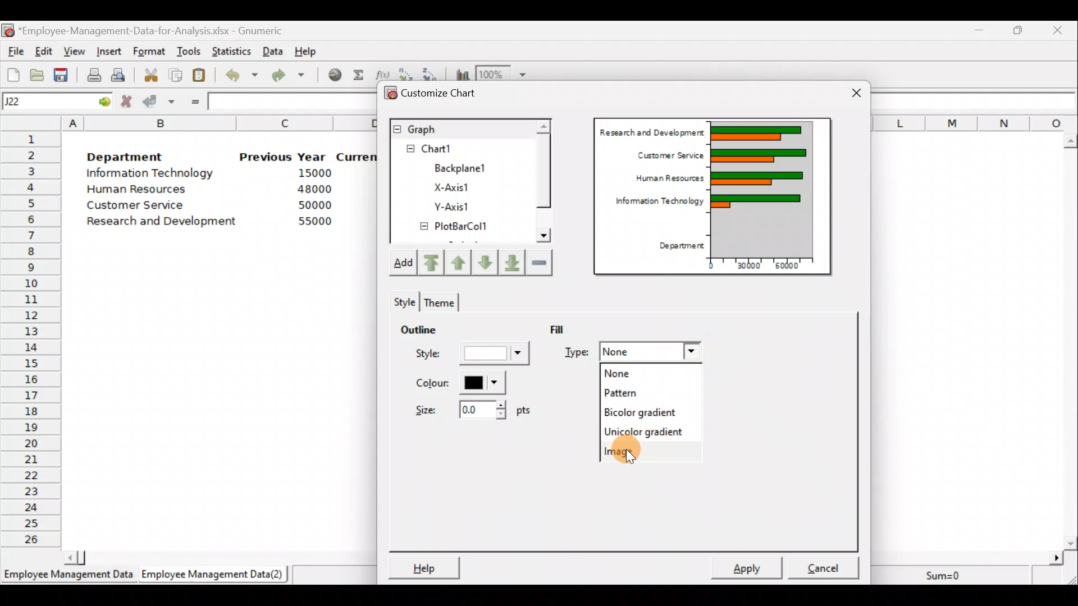  I want to click on X-axis1, so click(459, 186).